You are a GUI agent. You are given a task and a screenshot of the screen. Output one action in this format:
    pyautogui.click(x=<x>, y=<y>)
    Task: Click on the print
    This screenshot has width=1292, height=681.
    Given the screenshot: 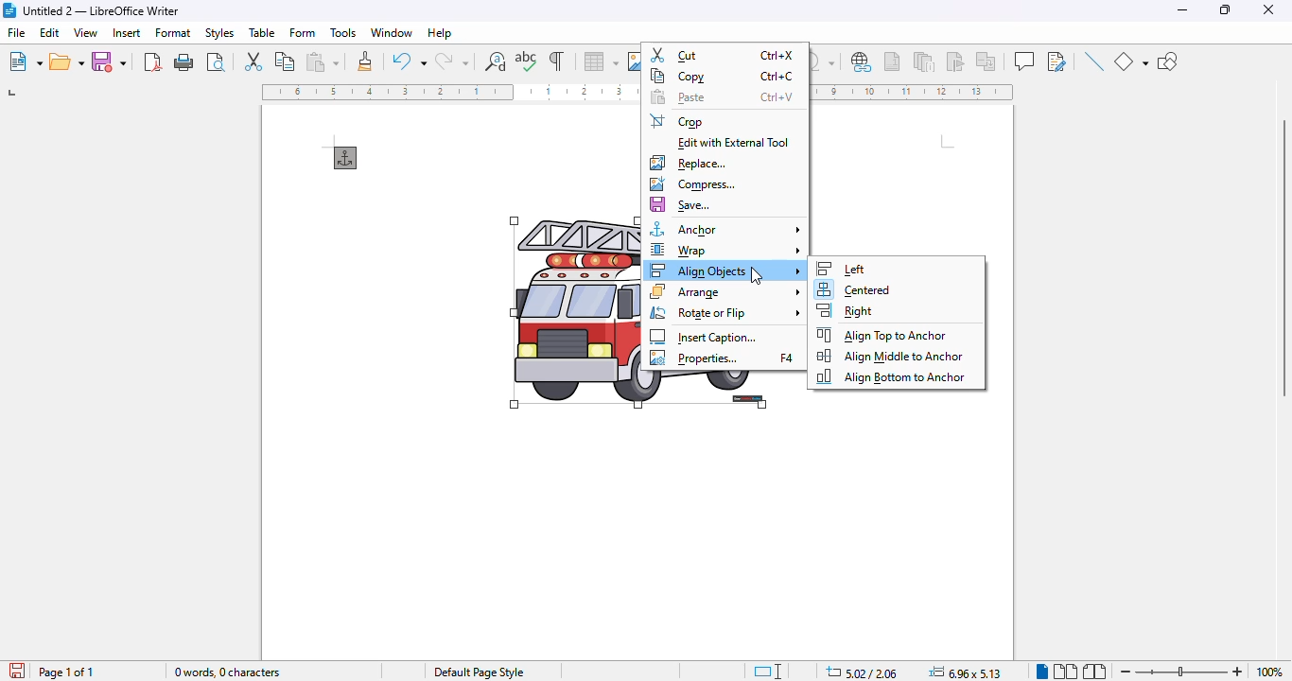 What is the action you would take?
    pyautogui.click(x=184, y=62)
    